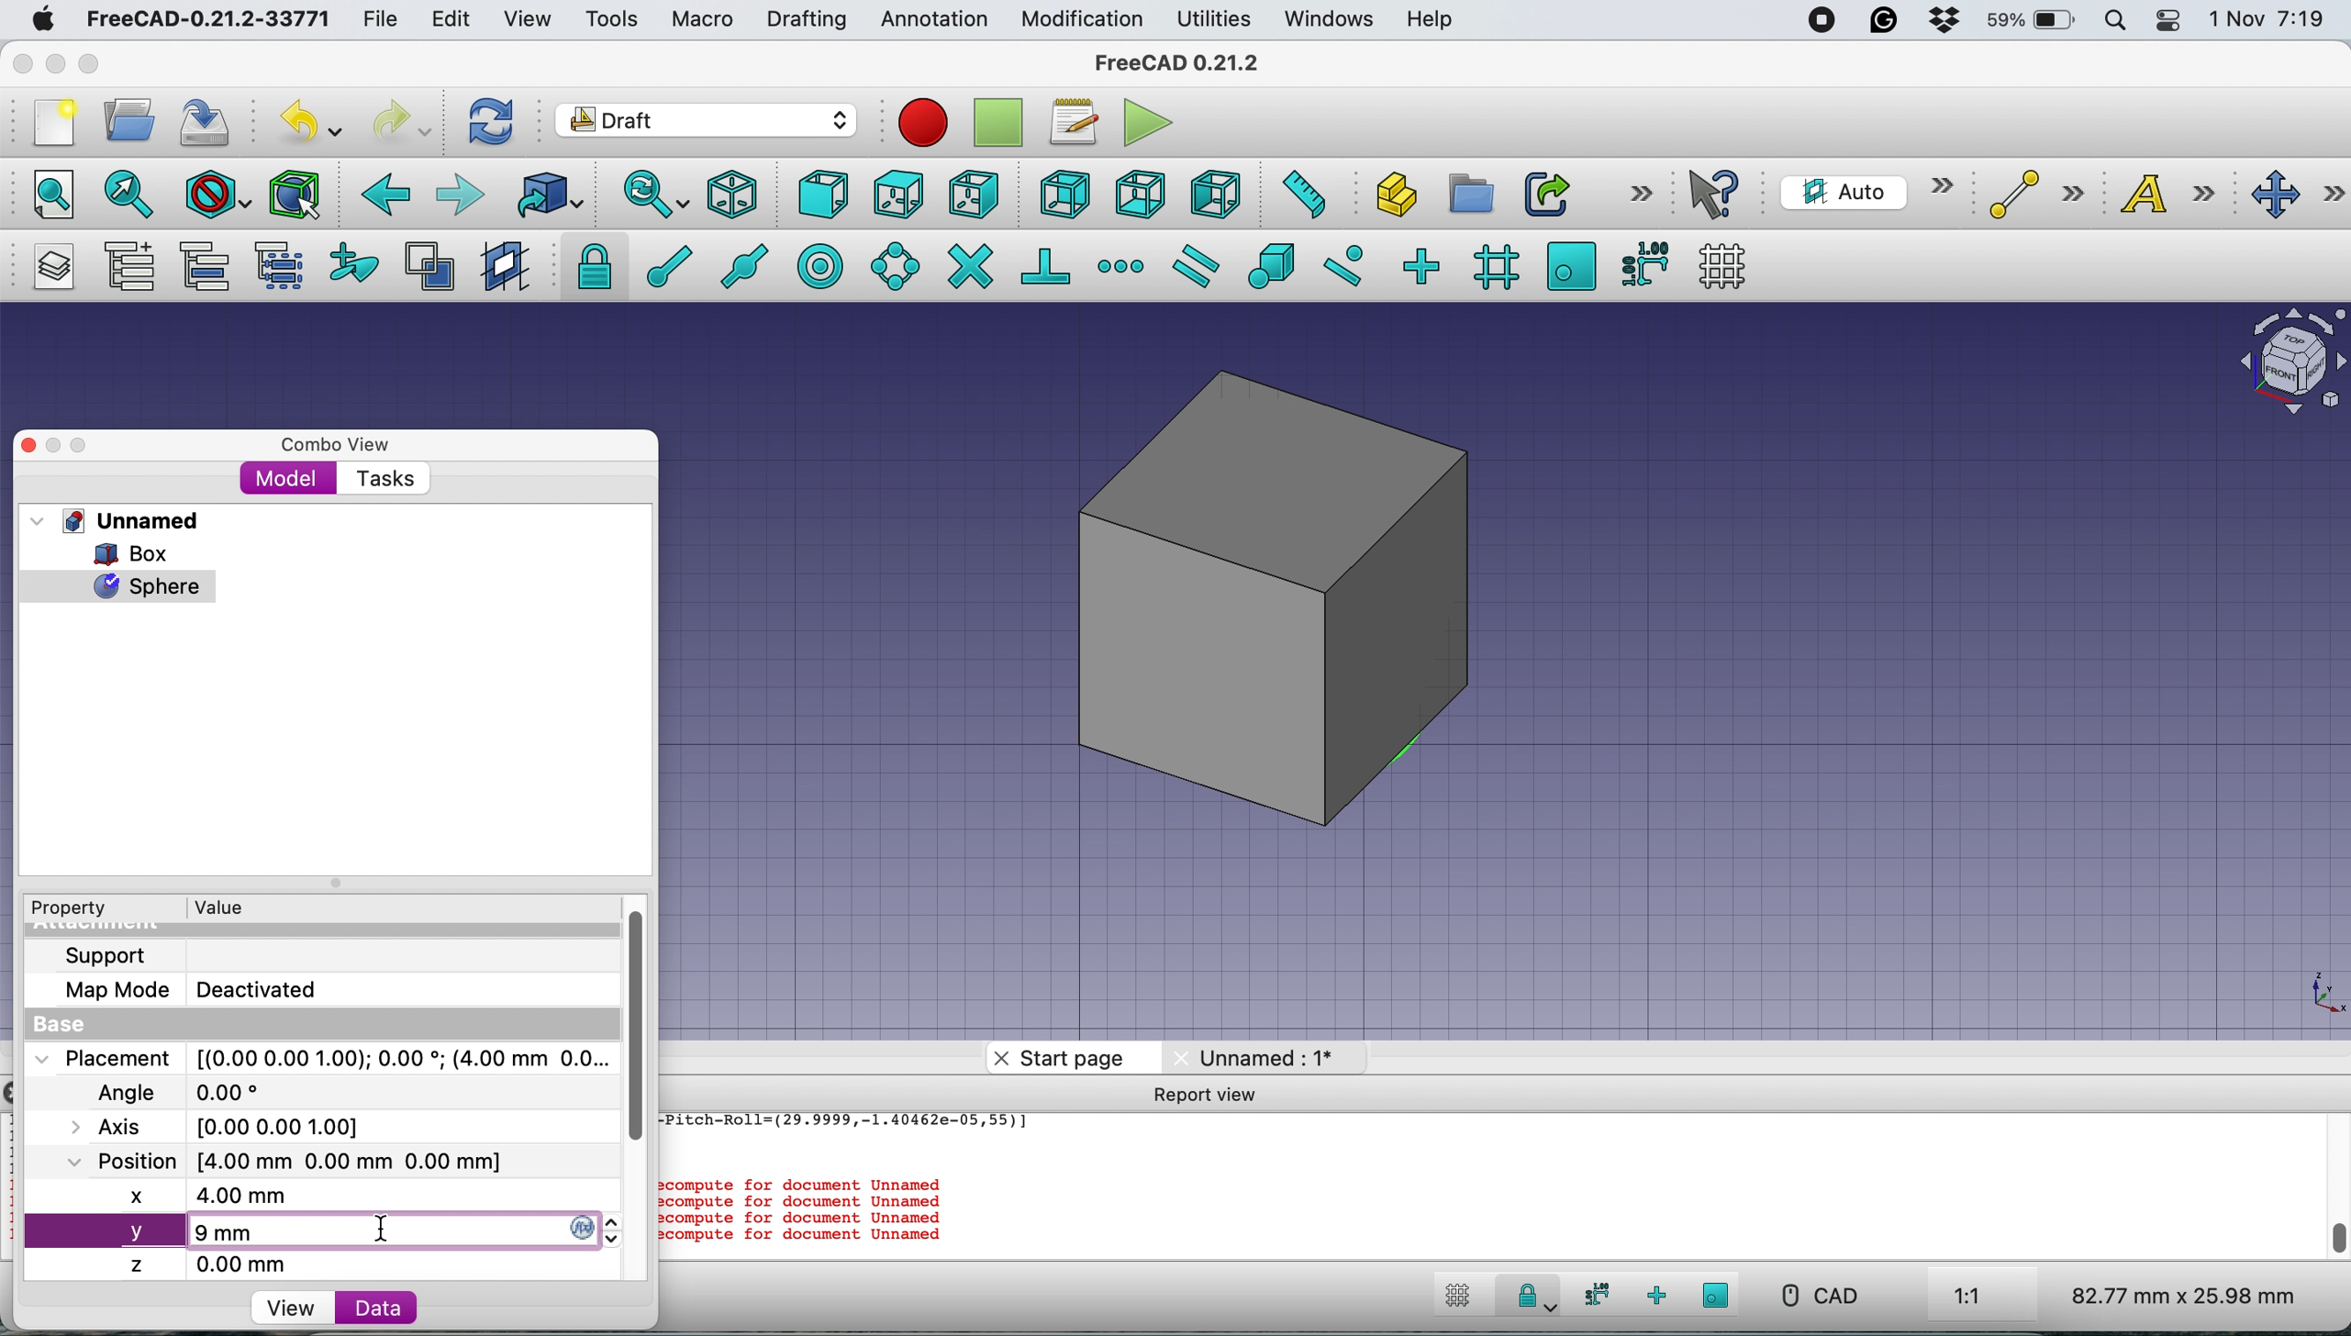 The height and width of the screenshot is (1336, 2351). I want to click on fit all, so click(43, 192).